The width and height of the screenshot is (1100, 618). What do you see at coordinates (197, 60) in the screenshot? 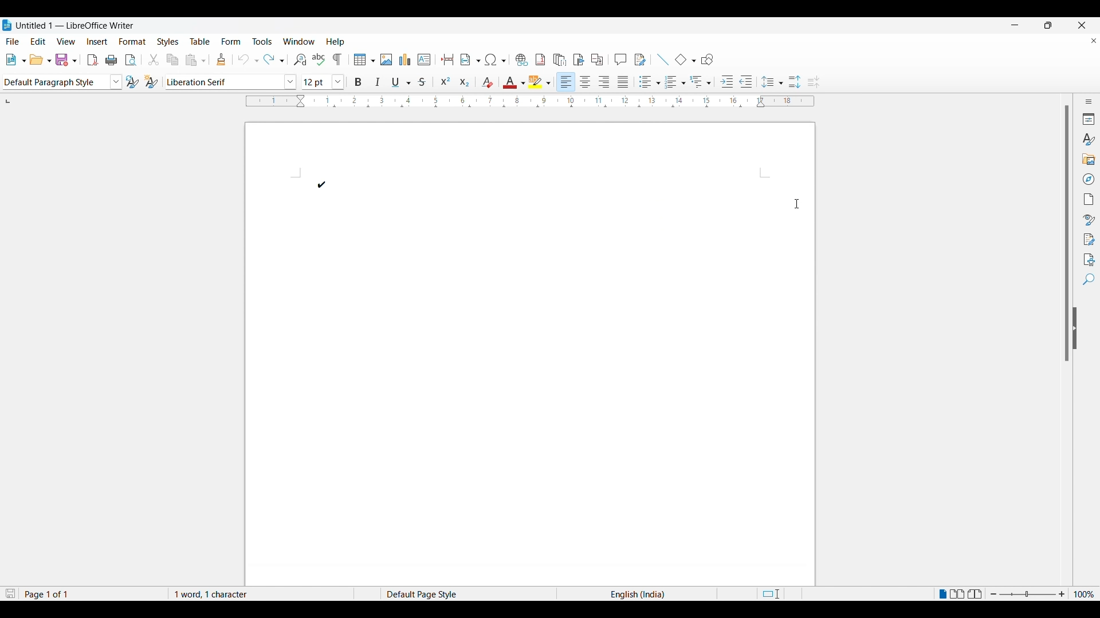
I see `paste` at bounding box center [197, 60].